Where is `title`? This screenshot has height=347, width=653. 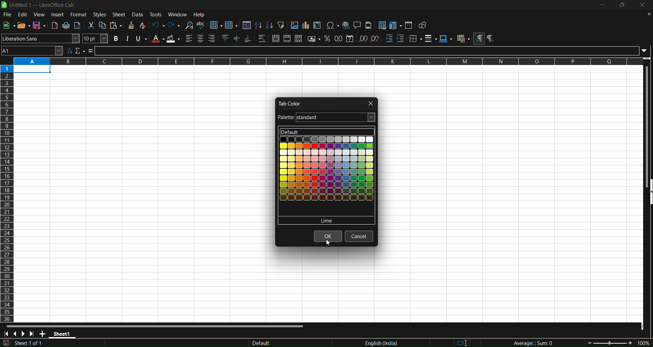
title is located at coordinates (43, 5).